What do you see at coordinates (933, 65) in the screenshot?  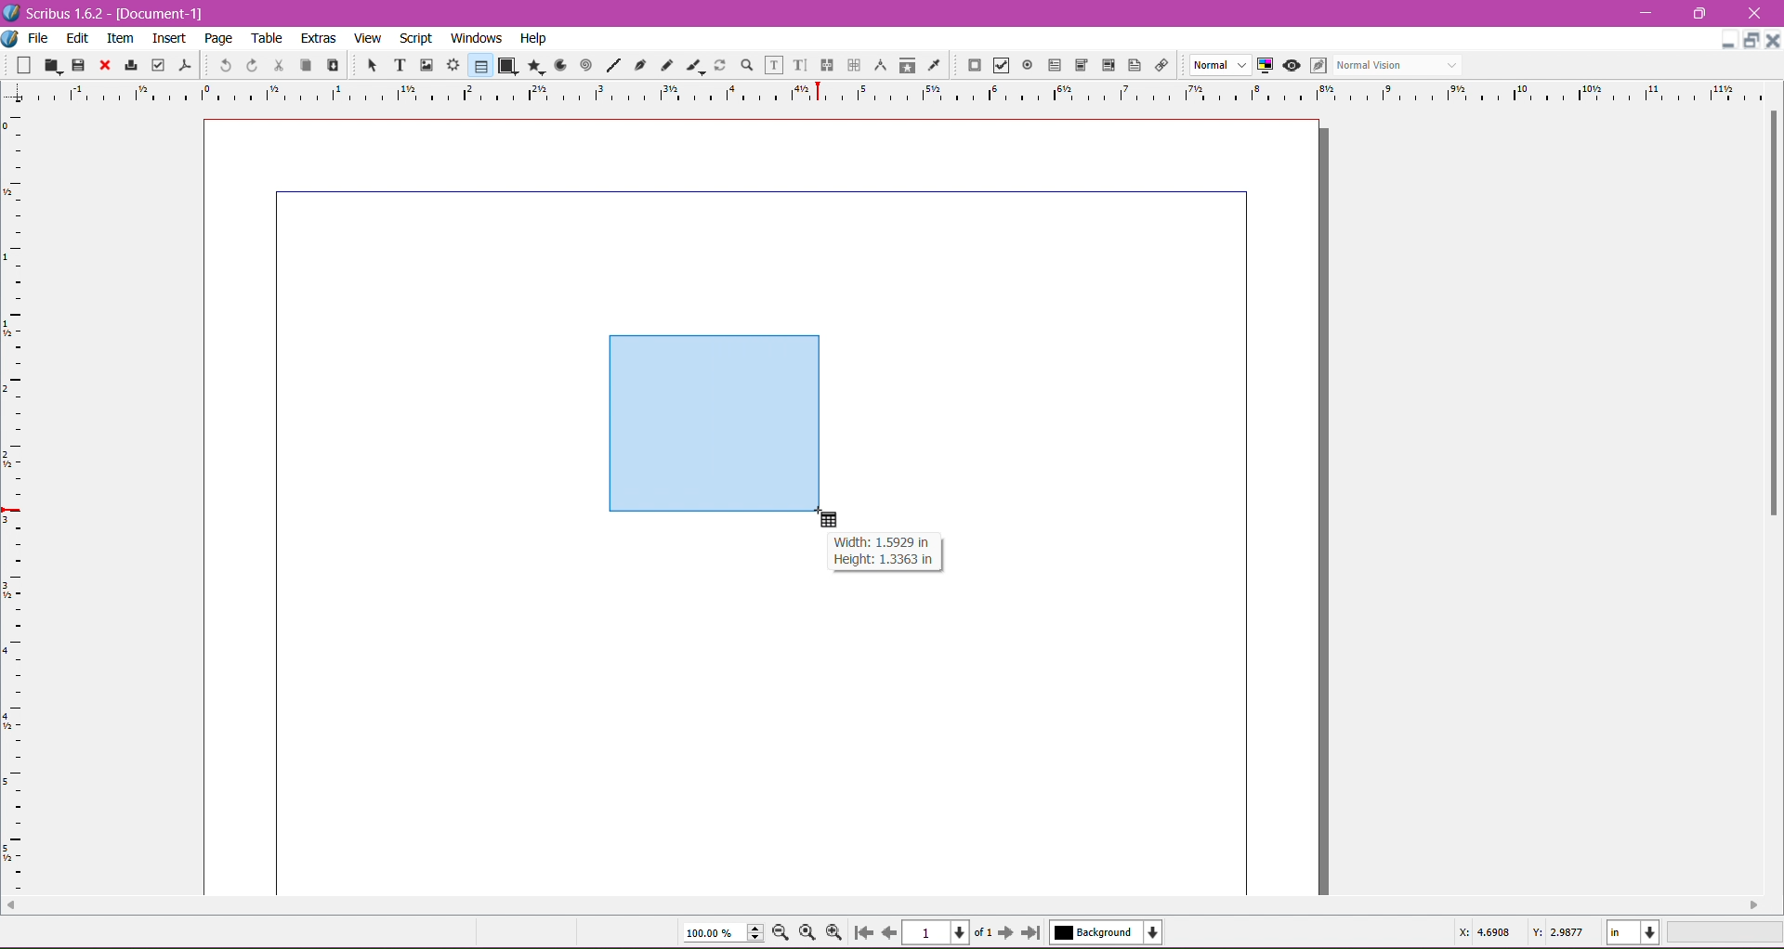 I see `Eye Dropper` at bounding box center [933, 65].